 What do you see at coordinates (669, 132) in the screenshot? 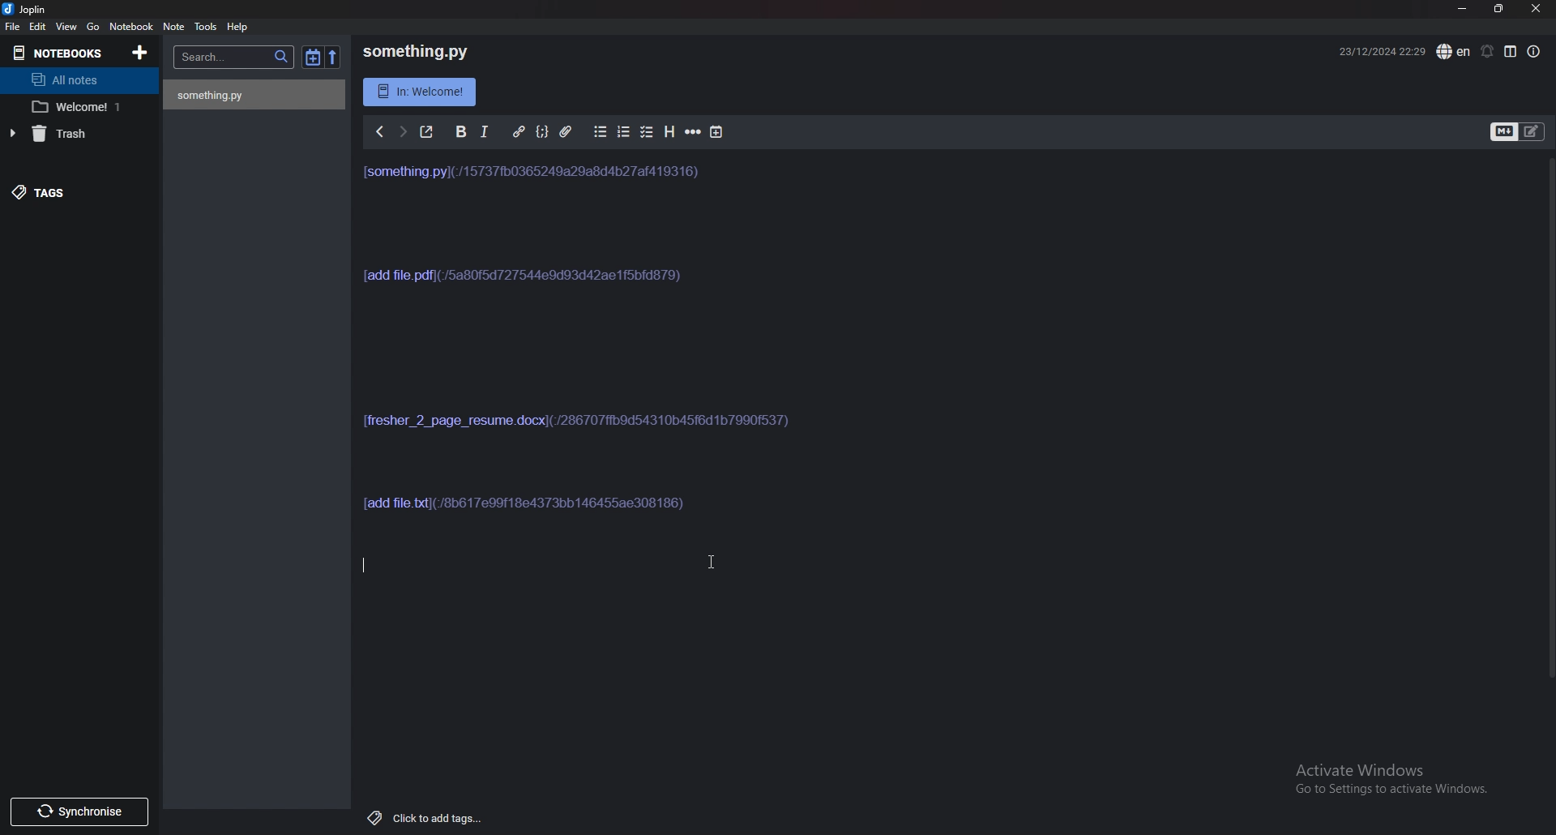
I see `Heading` at bounding box center [669, 132].